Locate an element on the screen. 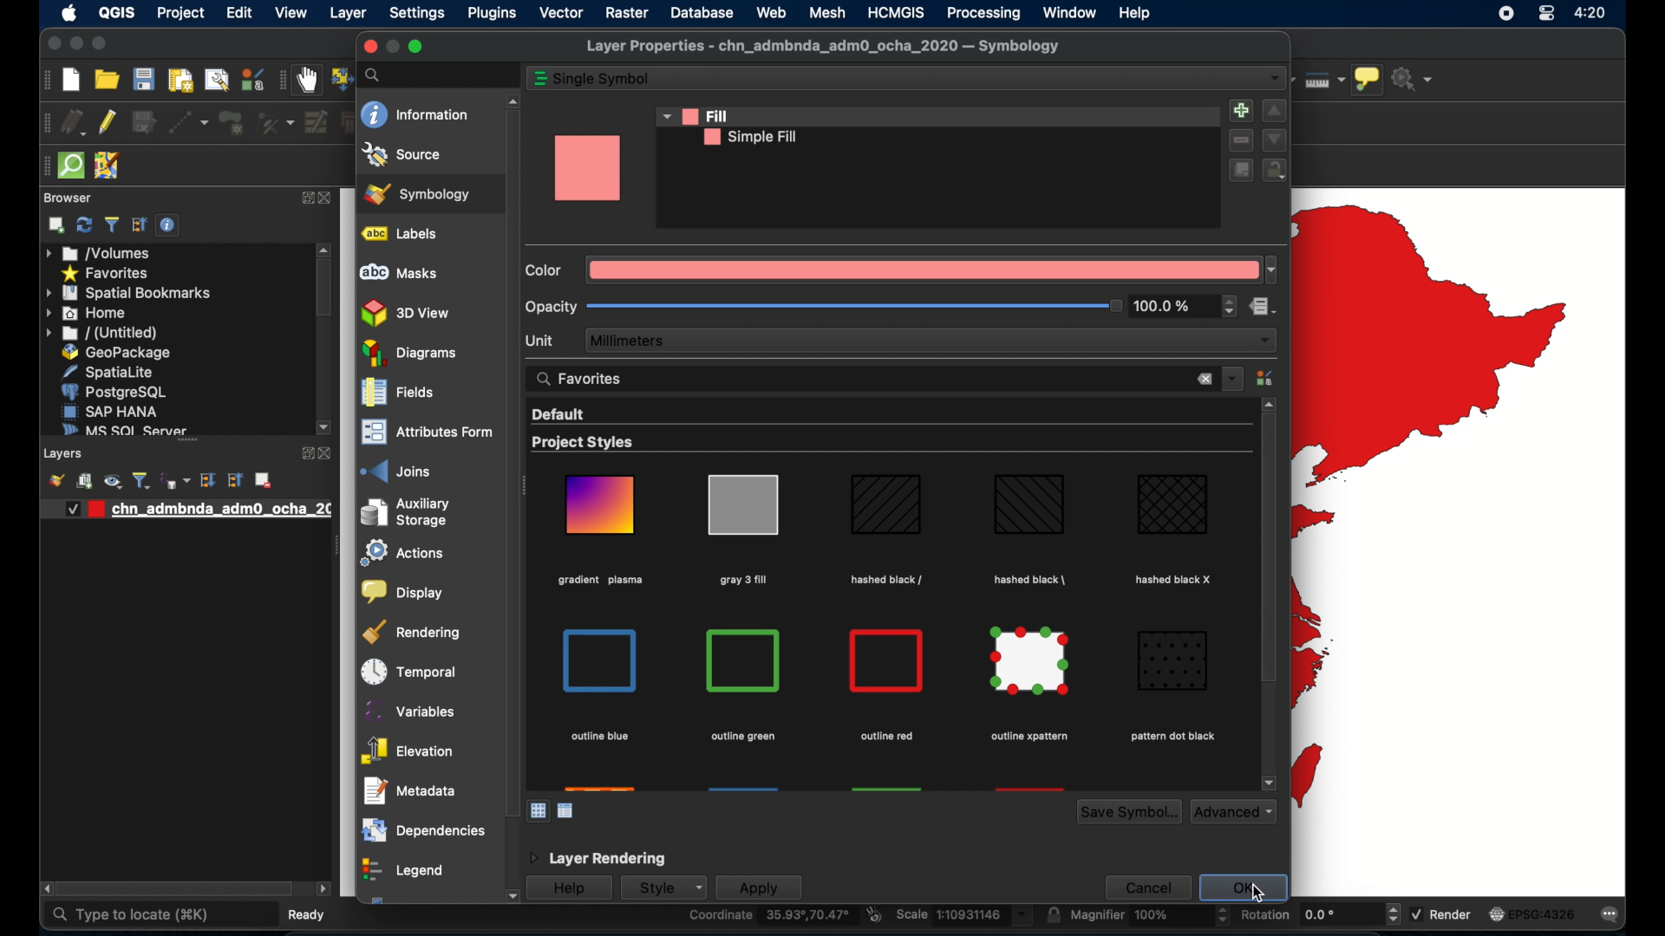 The image size is (1665, 936). web is located at coordinates (771, 12).